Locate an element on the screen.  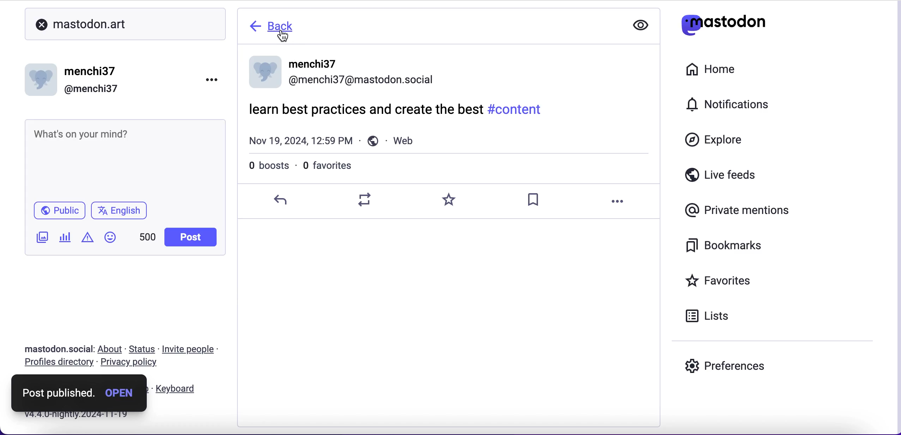
display picture is located at coordinates (42, 77).